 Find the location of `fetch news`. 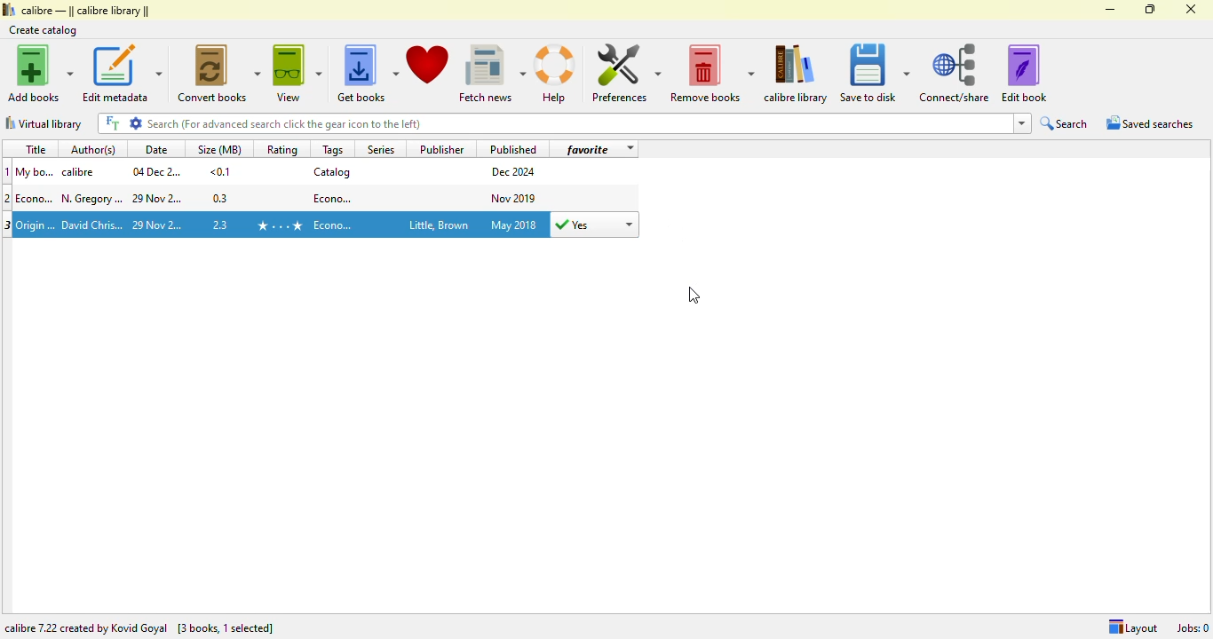

fetch news is located at coordinates (492, 74).